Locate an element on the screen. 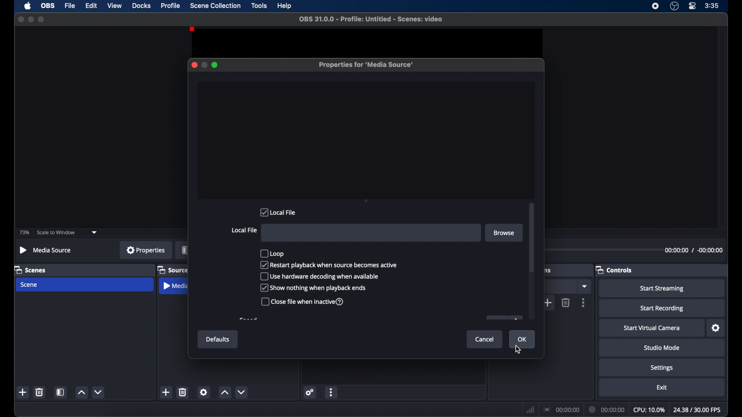 Image resolution: width=742 pixels, height=417 pixels. scroll bar is located at coordinates (532, 238).